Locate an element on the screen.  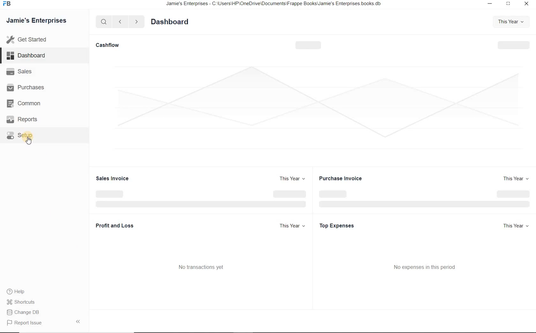
Report Issue is located at coordinates (26, 323).